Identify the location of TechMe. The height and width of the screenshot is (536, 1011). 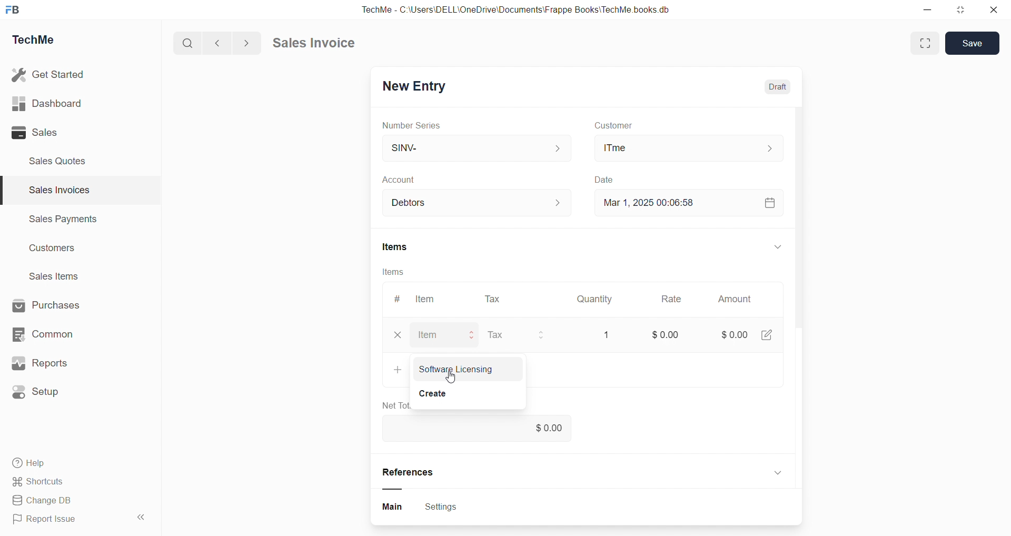
(42, 42).